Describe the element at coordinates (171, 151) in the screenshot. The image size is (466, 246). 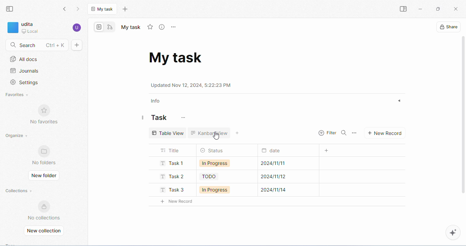
I see `title` at that location.